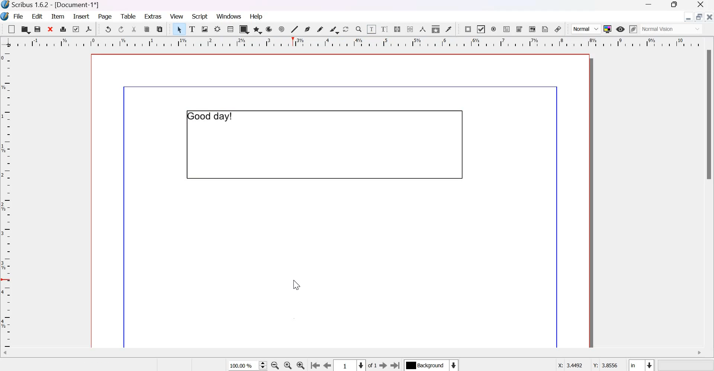 The image size is (714, 371). What do you see at coordinates (230, 29) in the screenshot?
I see `Table` at bounding box center [230, 29].